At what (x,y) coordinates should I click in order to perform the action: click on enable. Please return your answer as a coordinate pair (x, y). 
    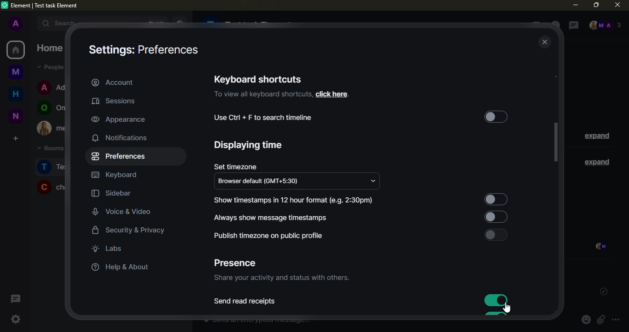
    Looking at the image, I should click on (494, 216).